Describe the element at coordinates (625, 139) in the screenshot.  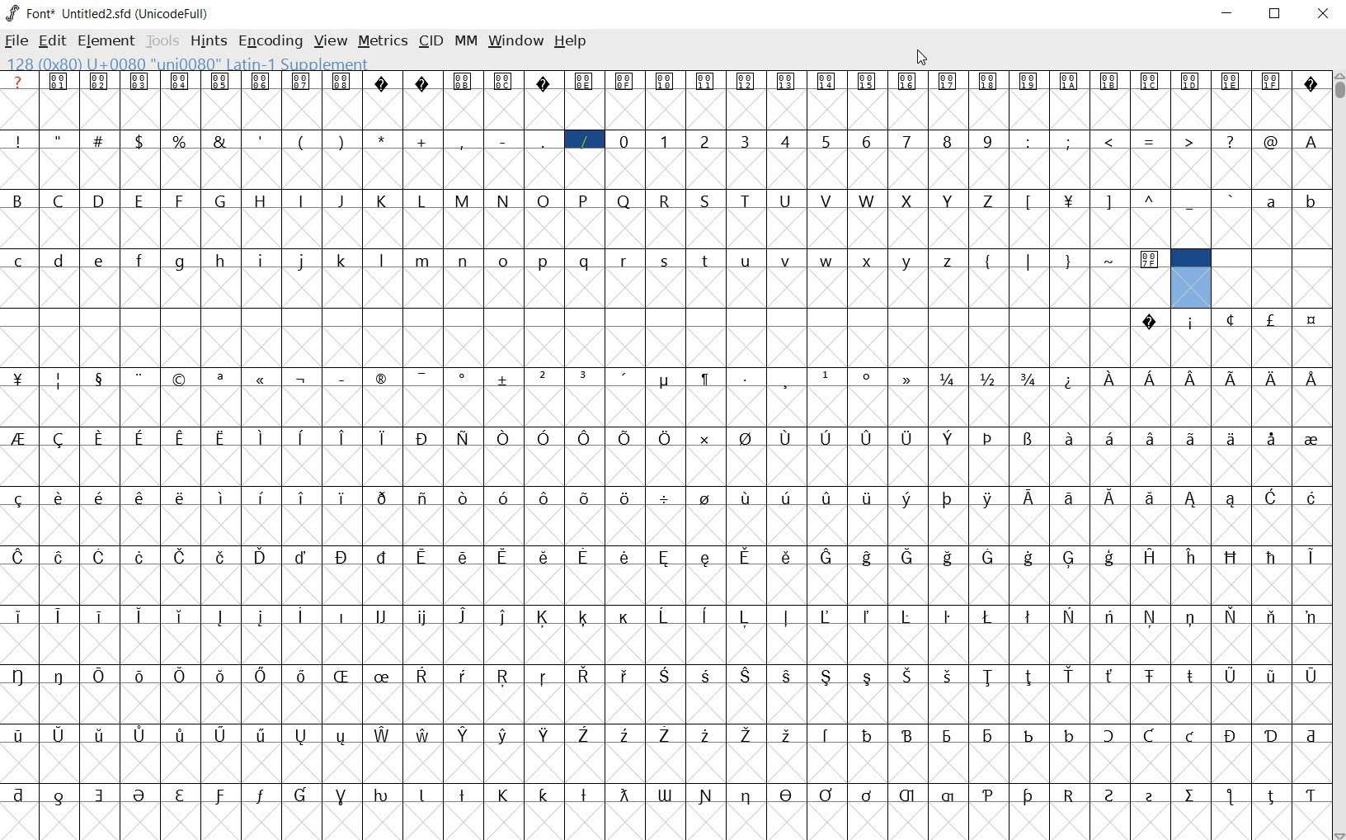
I see `0` at that location.